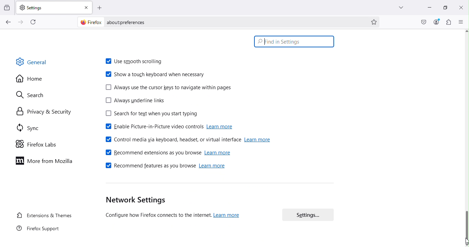 The height and width of the screenshot is (247, 469). I want to click on List all tabs, so click(398, 7).